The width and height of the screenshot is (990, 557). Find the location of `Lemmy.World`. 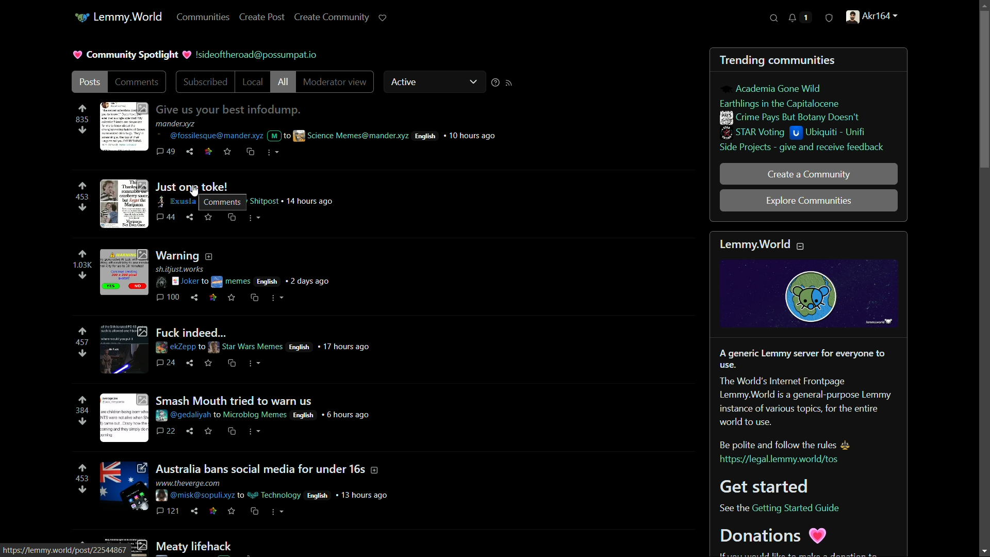

Lemmy.World is located at coordinates (120, 17).